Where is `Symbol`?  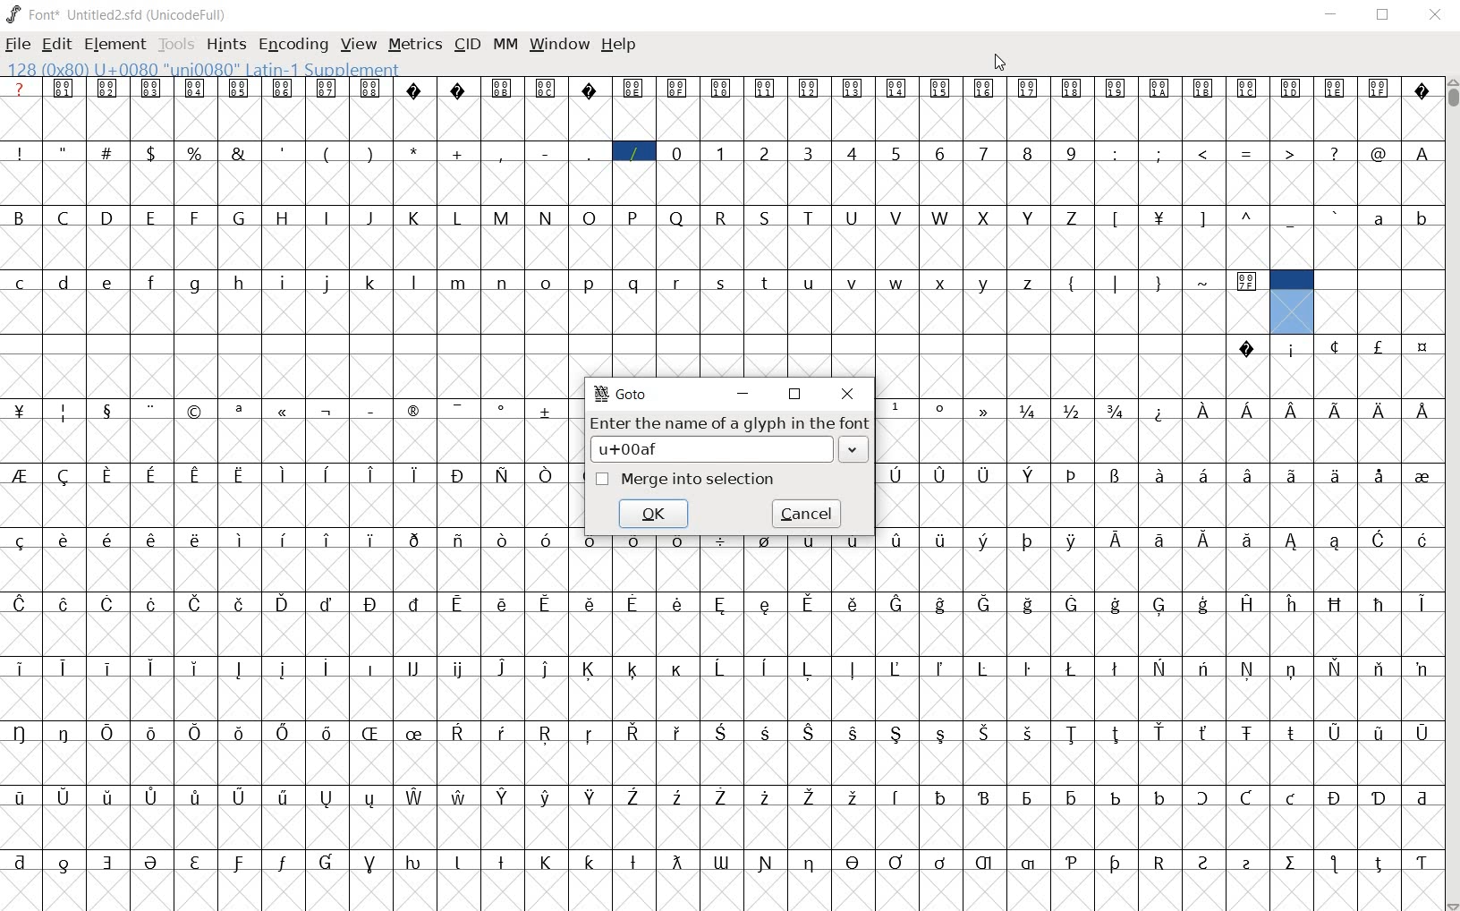 Symbol is located at coordinates (21, 411).